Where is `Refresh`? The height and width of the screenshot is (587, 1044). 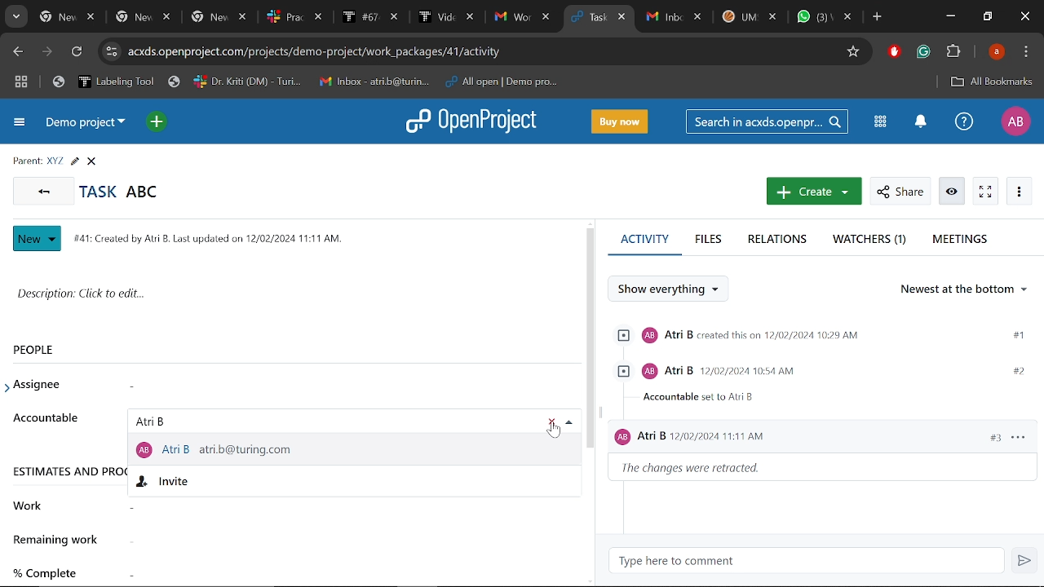 Refresh is located at coordinates (80, 52).